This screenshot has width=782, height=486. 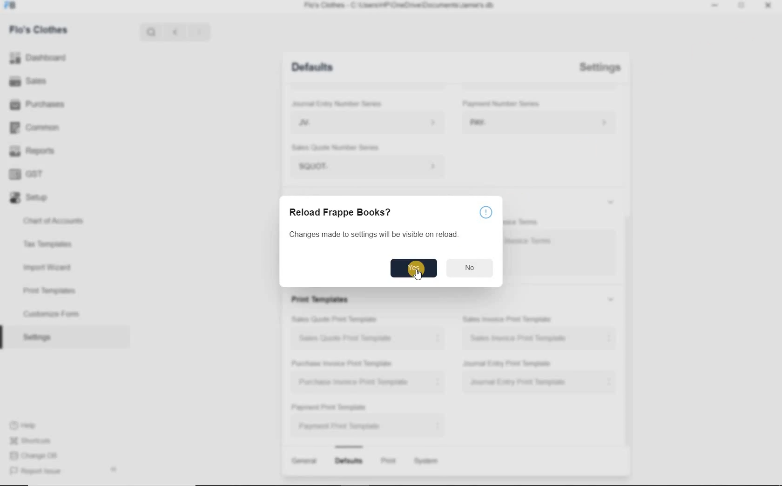 I want to click on JV, so click(x=363, y=122).